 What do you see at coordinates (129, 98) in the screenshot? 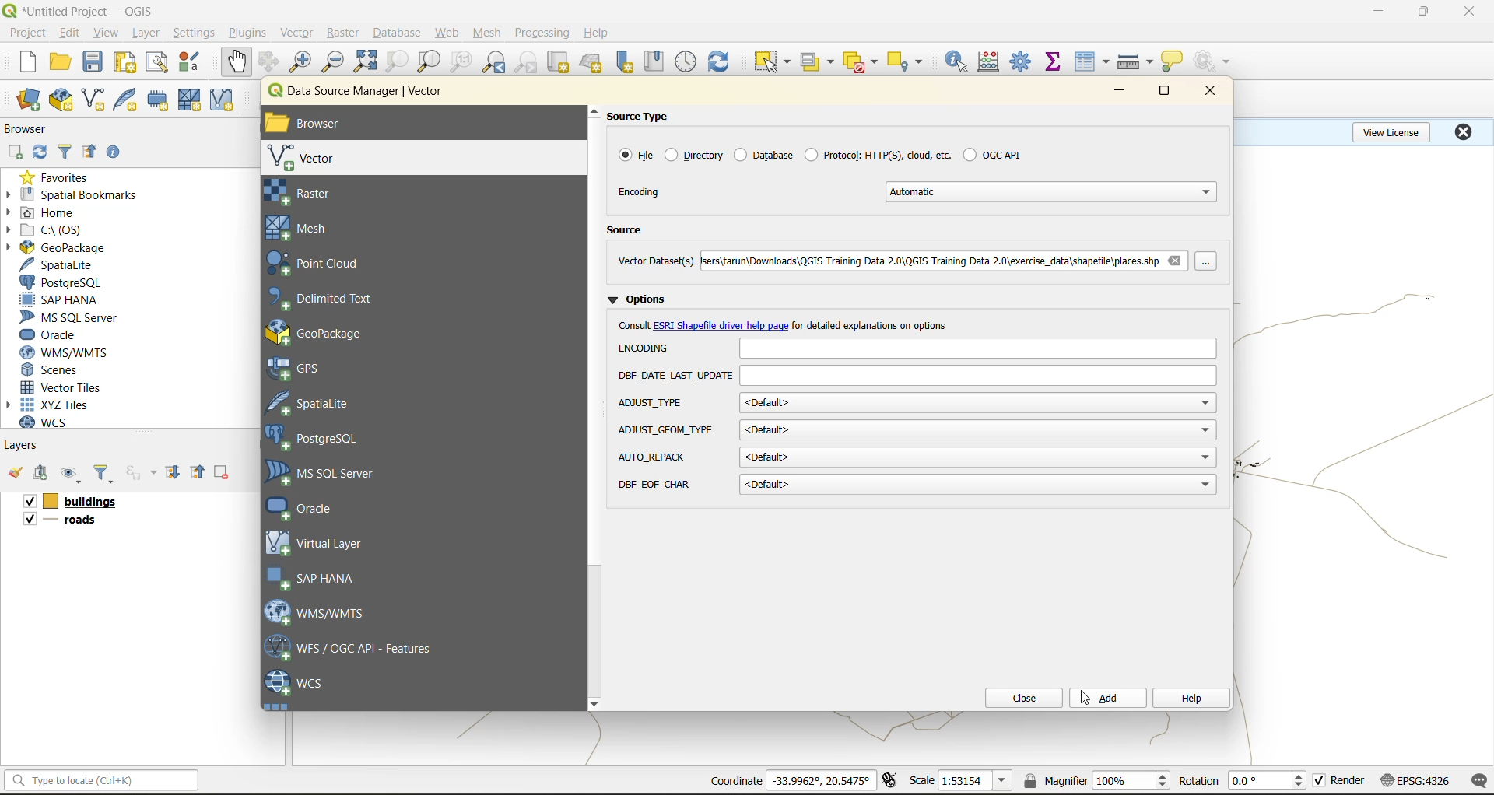
I see `new spatialite layer` at bounding box center [129, 98].